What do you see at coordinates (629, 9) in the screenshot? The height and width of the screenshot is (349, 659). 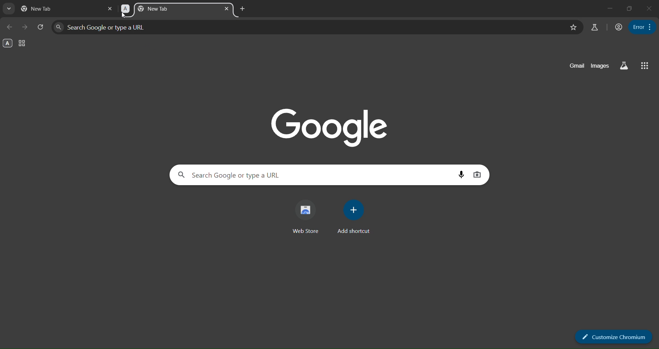 I see `restore down` at bounding box center [629, 9].